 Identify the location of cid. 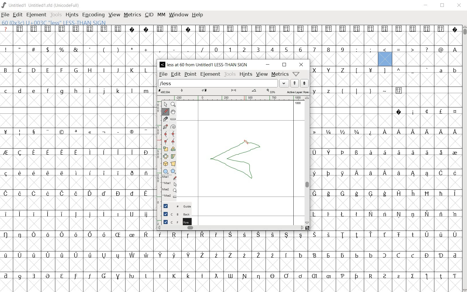
(149, 15).